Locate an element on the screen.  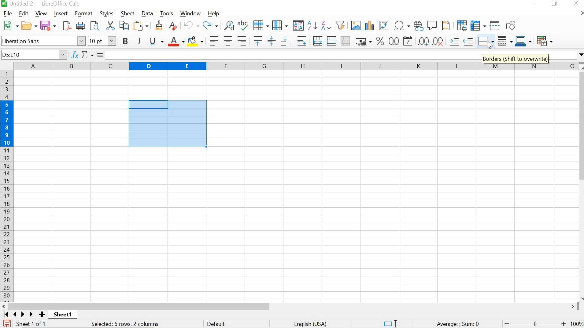
FILE is located at coordinates (8, 13).